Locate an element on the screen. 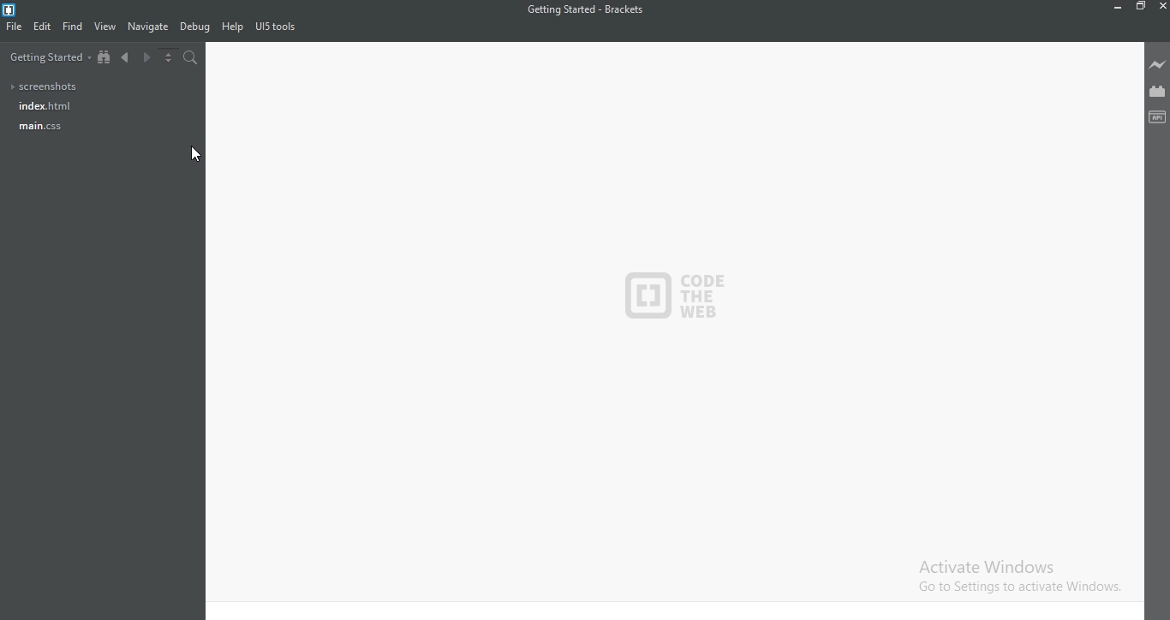  Next document is located at coordinates (148, 59).